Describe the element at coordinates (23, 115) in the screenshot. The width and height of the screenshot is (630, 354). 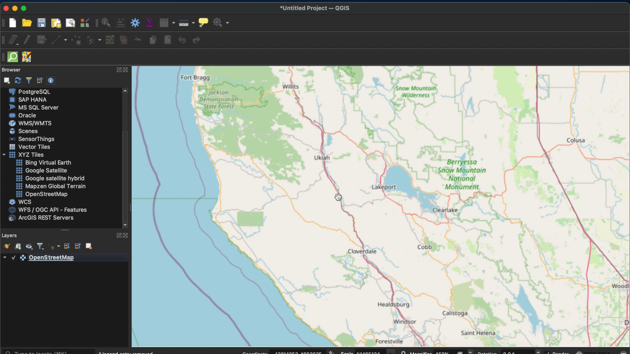
I see `oracle ` at that location.